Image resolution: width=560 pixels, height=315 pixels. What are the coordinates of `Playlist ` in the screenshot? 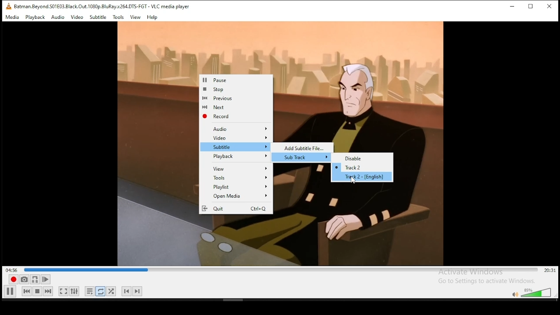 It's located at (238, 188).